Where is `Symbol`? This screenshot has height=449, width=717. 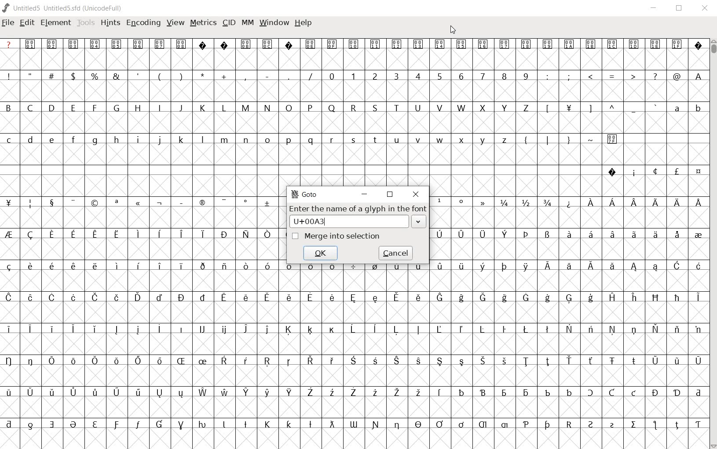
Symbol is located at coordinates (95, 330).